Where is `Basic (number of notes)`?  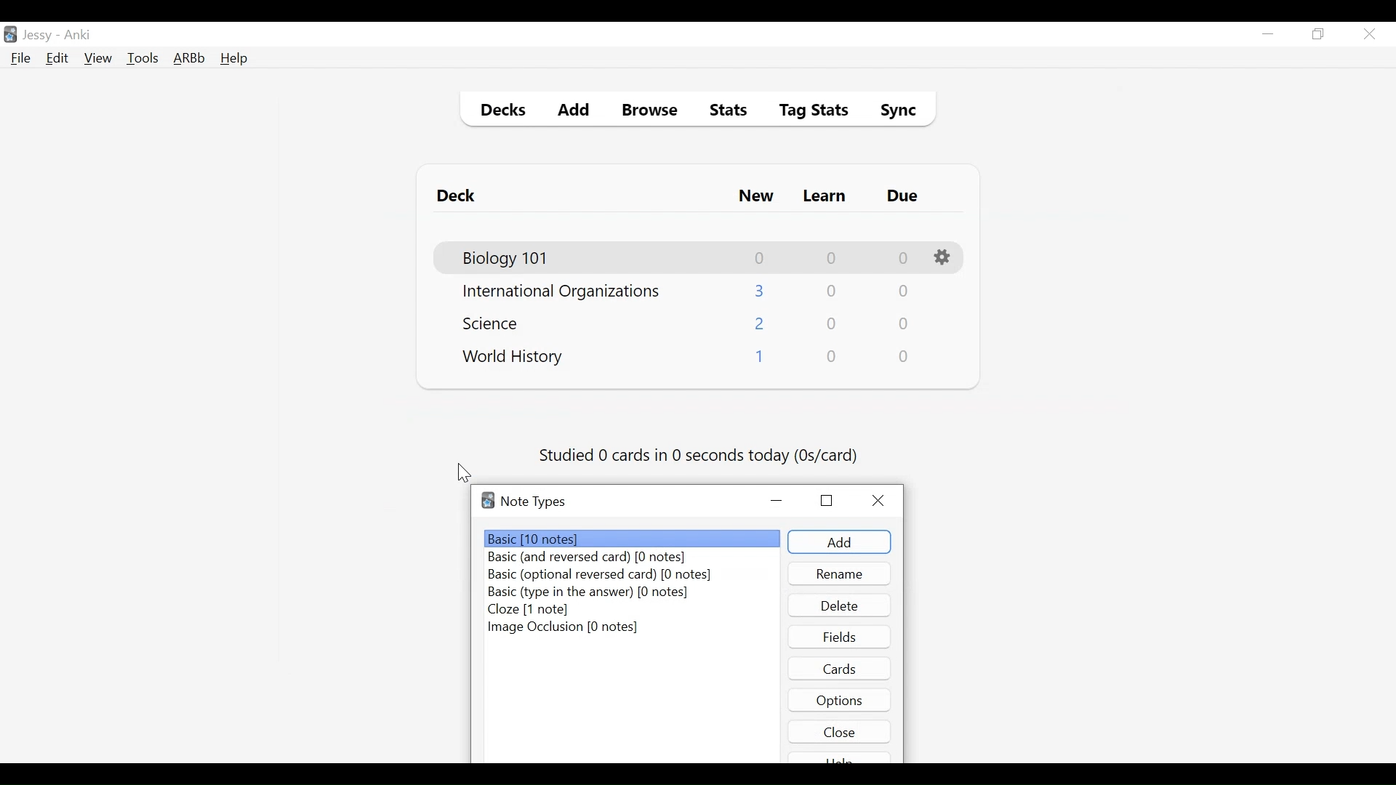 Basic (number of notes) is located at coordinates (633, 539).